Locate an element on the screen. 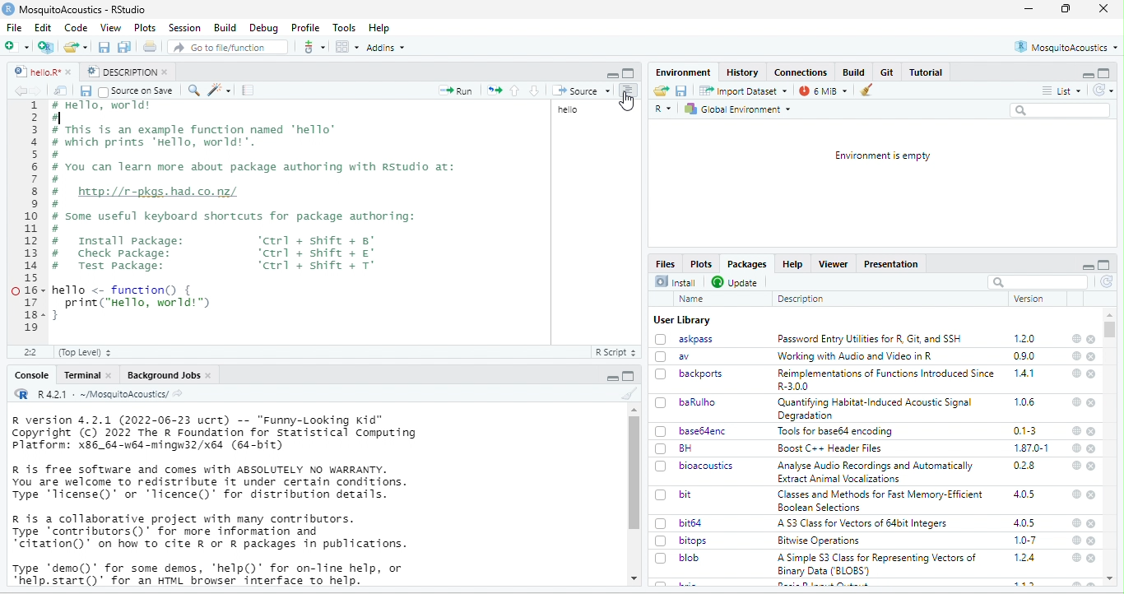  Password Entry Utilities for R. Git. and SSH is located at coordinates (871, 339).